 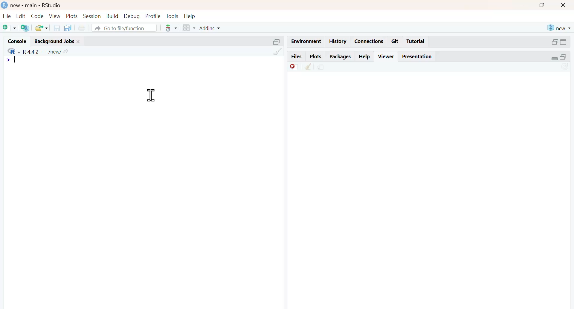 What do you see at coordinates (340, 57) in the screenshot?
I see `packages` at bounding box center [340, 57].